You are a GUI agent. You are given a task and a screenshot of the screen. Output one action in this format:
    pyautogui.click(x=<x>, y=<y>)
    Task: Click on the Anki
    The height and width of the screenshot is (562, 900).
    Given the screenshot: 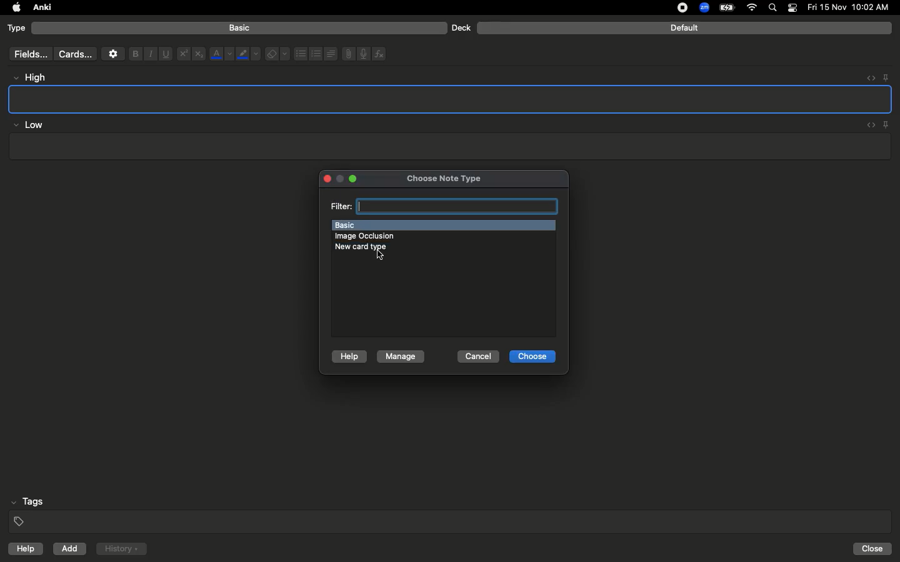 What is the action you would take?
    pyautogui.click(x=41, y=8)
    